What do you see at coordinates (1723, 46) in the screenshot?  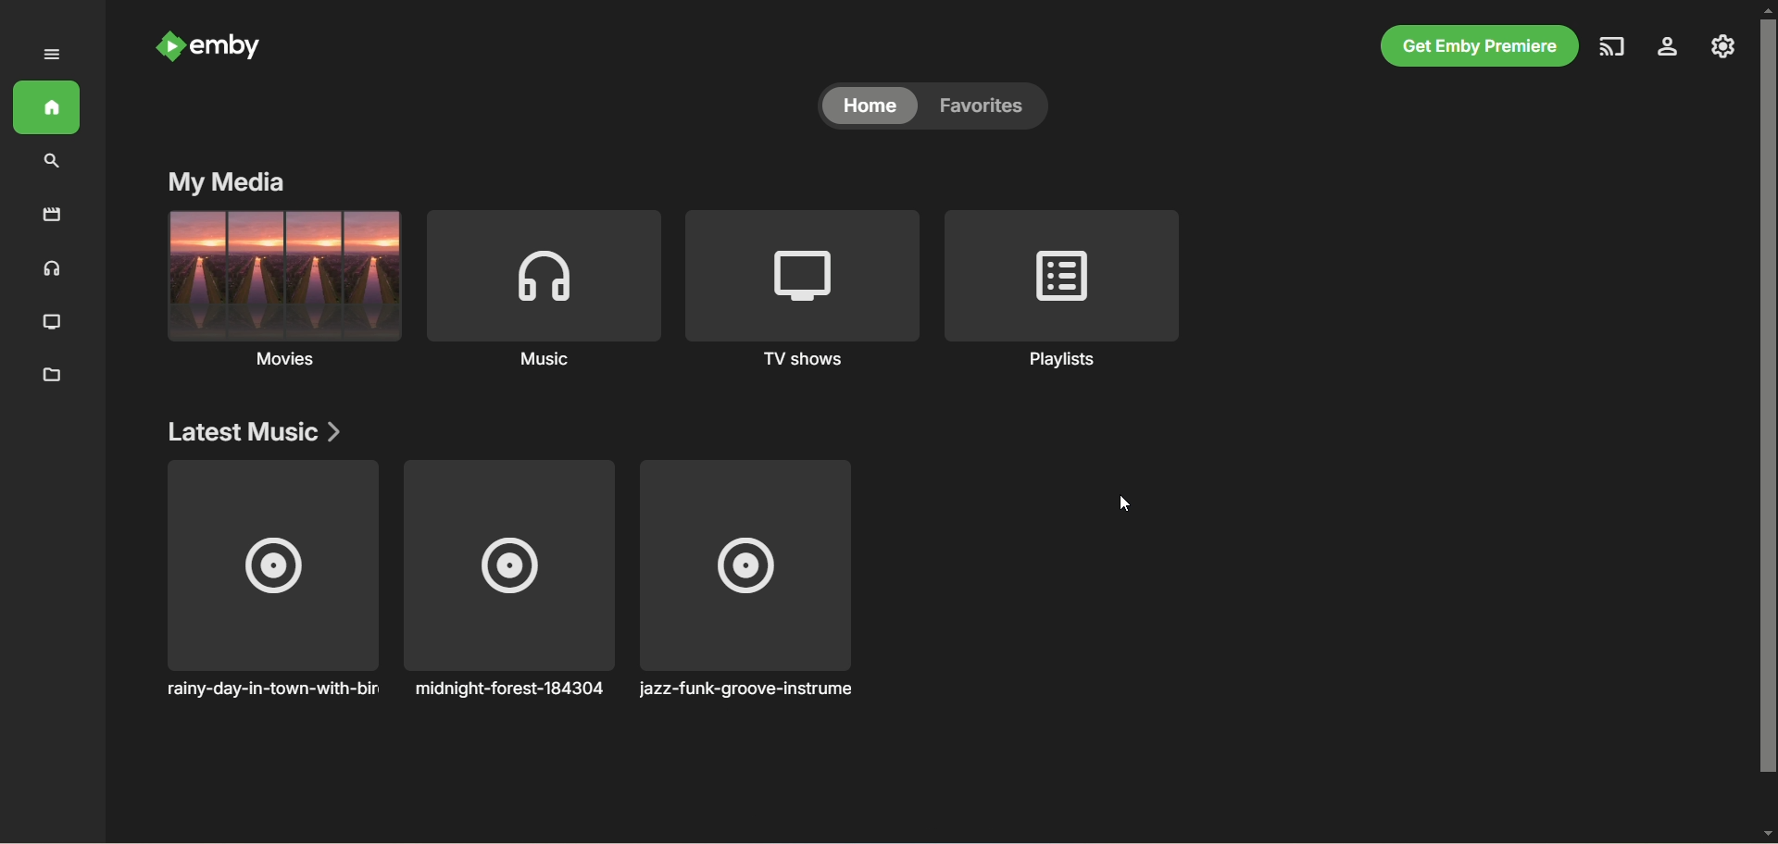 I see `manage emby server` at bounding box center [1723, 46].